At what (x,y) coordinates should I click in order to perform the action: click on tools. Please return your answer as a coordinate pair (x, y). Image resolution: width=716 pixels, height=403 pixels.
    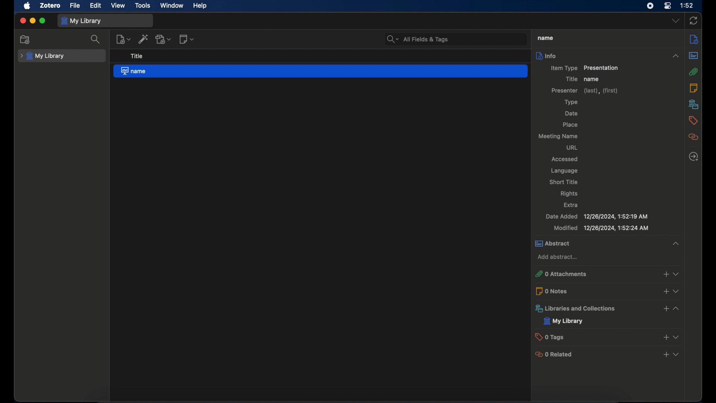
    Looking at the image, I should click on (142, 5).